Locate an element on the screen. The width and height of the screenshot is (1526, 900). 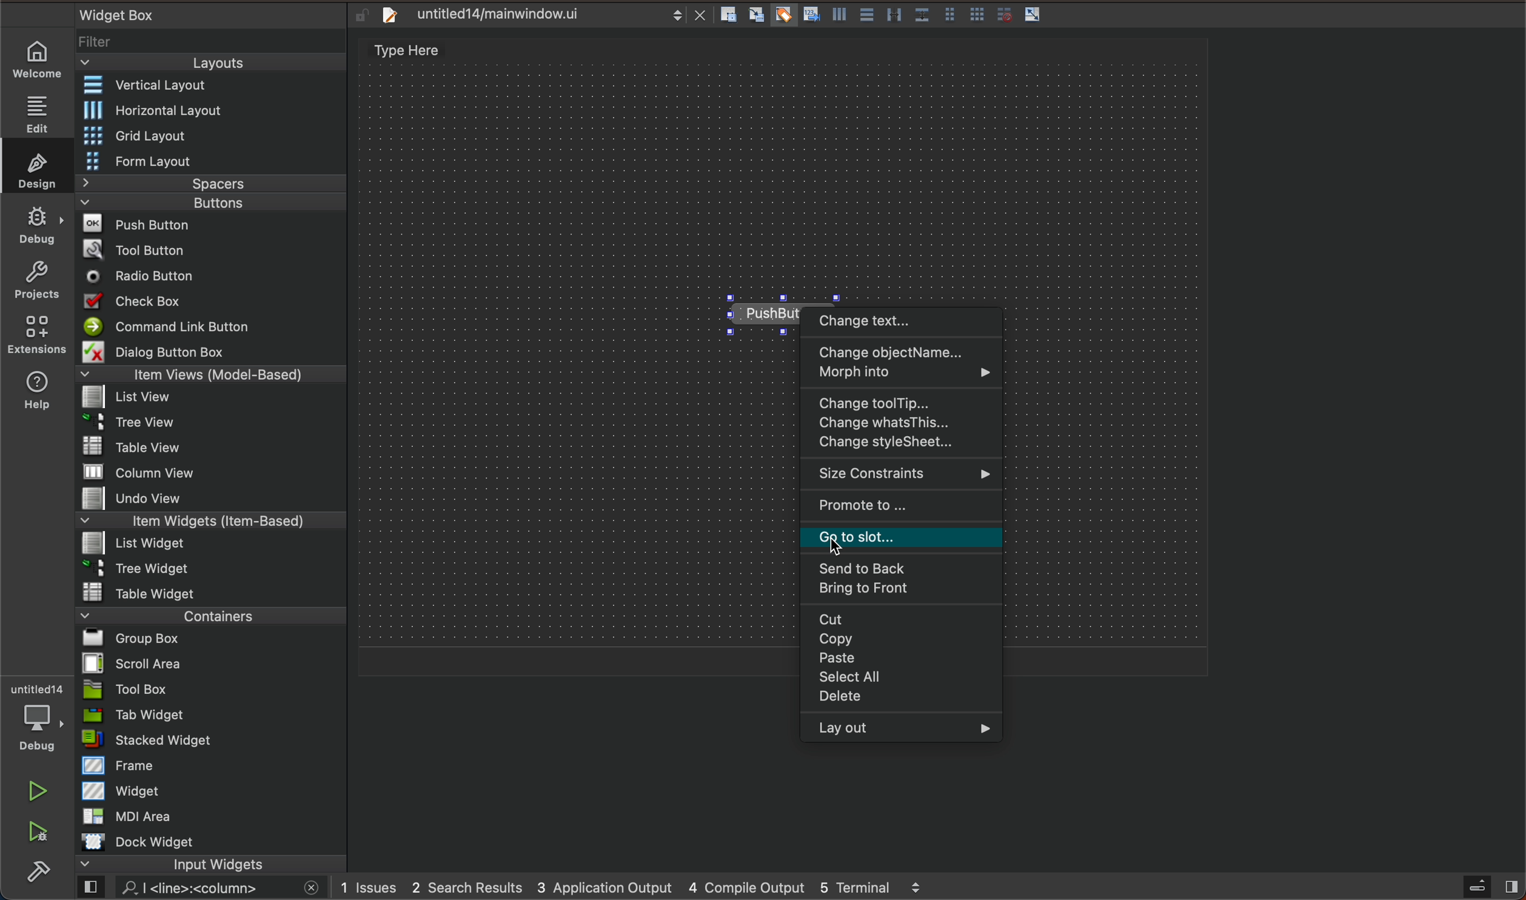
table view is located at coordinates (219, 448).